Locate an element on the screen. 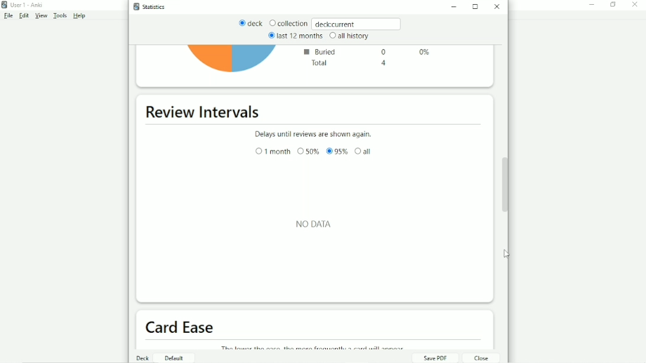  Deck is located at coordinates (143, 358).